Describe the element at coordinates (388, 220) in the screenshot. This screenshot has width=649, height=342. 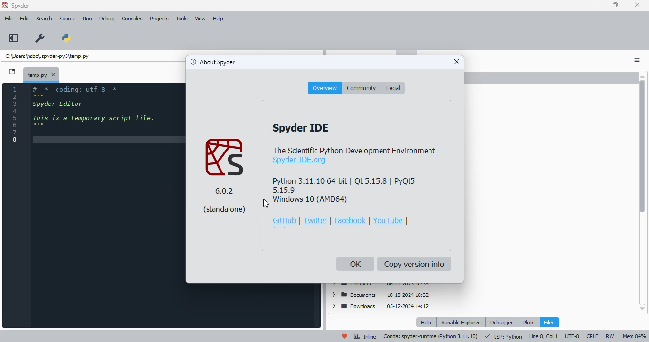
I see `YouTube` at that location.